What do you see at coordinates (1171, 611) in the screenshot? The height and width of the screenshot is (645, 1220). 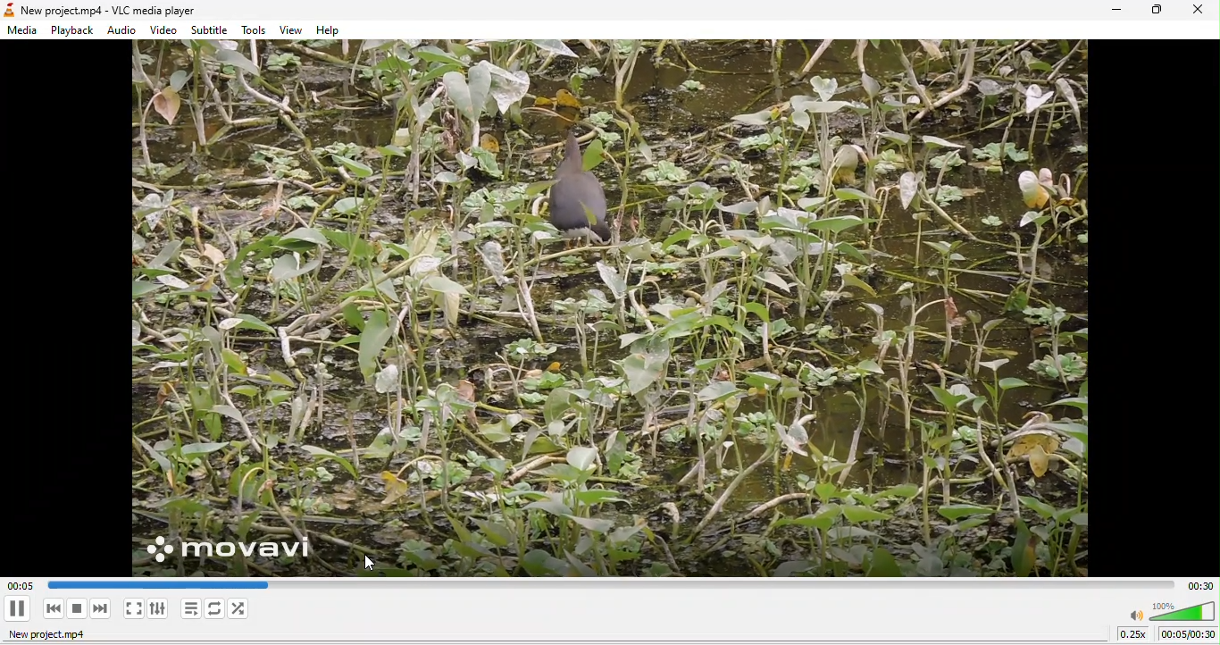 I see `speakers` at bounding box center [1171, 611].